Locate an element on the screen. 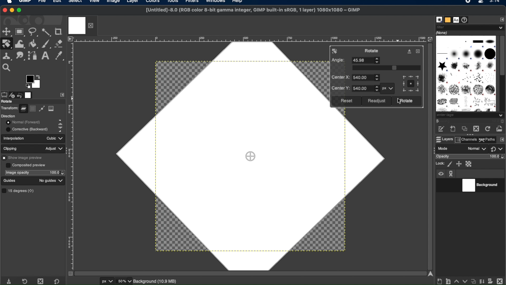 This screenshot has height=285, width=506. text tool  is located at coordinates (45, 56).